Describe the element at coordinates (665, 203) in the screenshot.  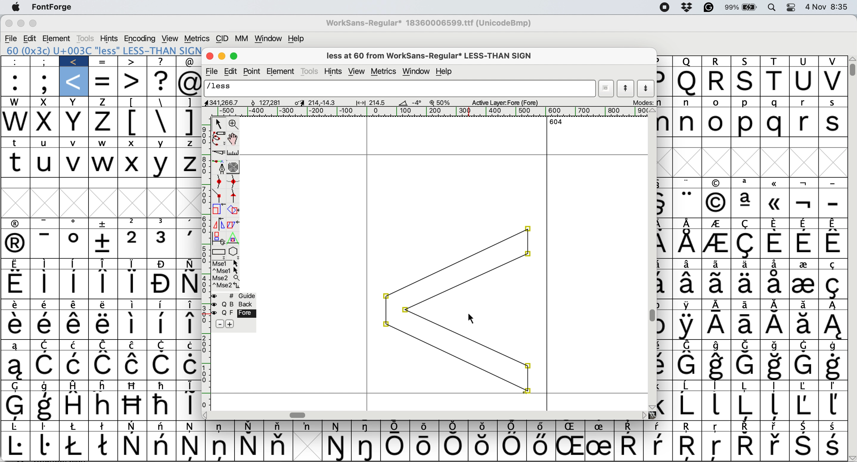
I see `Symbol` at that location.